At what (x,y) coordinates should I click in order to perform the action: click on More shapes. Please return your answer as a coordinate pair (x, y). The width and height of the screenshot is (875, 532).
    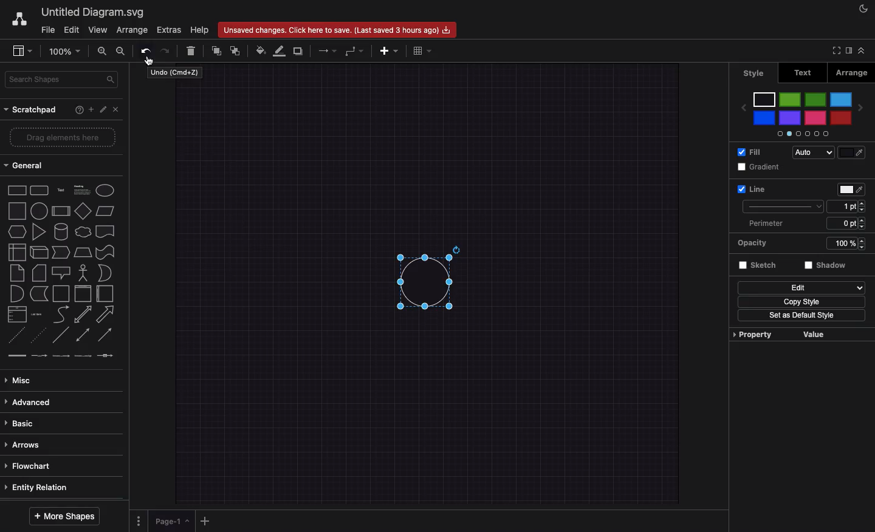
    Looking at the image, I should click on (63, 517).